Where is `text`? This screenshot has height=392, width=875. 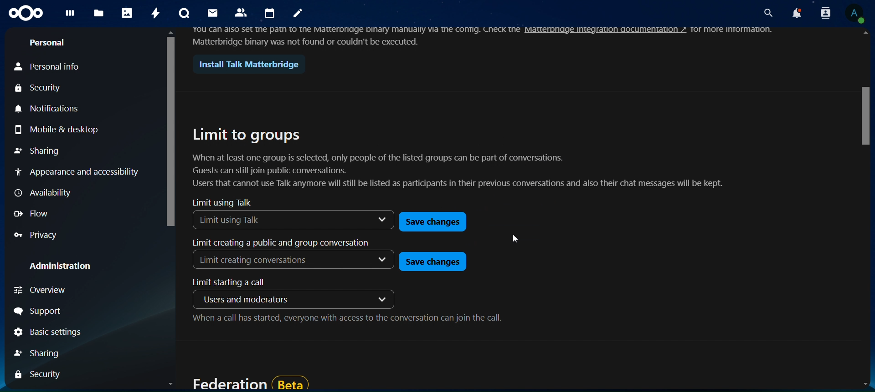 text is located at coordinates (356, 35).